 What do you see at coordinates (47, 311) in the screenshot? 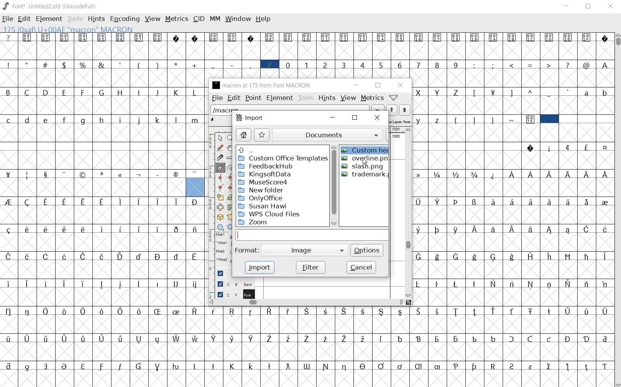
I see `Symbol` at bounding box center [47, 311].